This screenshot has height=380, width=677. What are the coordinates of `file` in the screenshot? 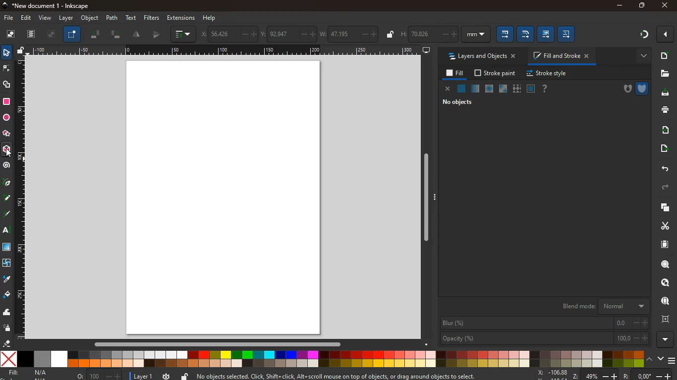 It's located at (8, 17).